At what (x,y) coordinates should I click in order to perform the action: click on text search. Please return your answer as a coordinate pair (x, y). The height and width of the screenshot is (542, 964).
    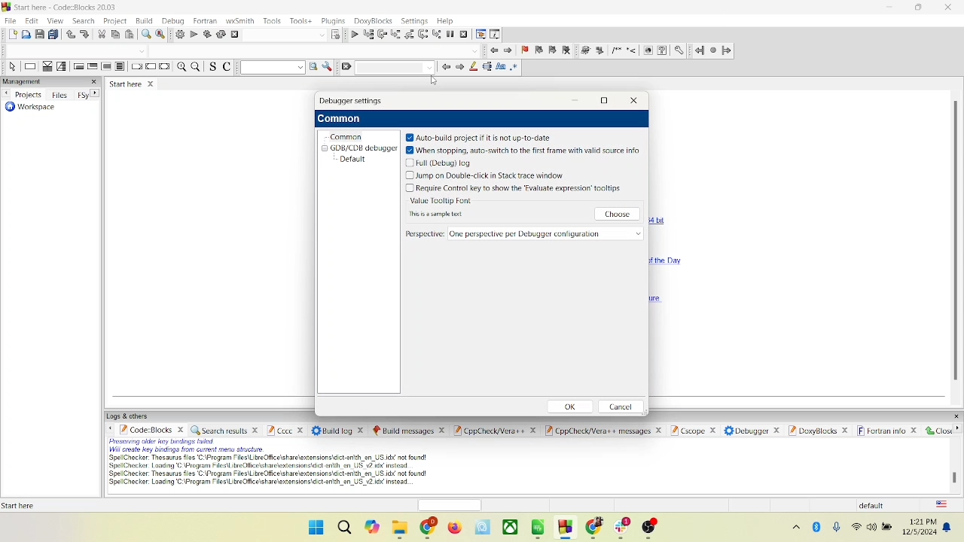
    Looking at the image, I should click on (270, 67).